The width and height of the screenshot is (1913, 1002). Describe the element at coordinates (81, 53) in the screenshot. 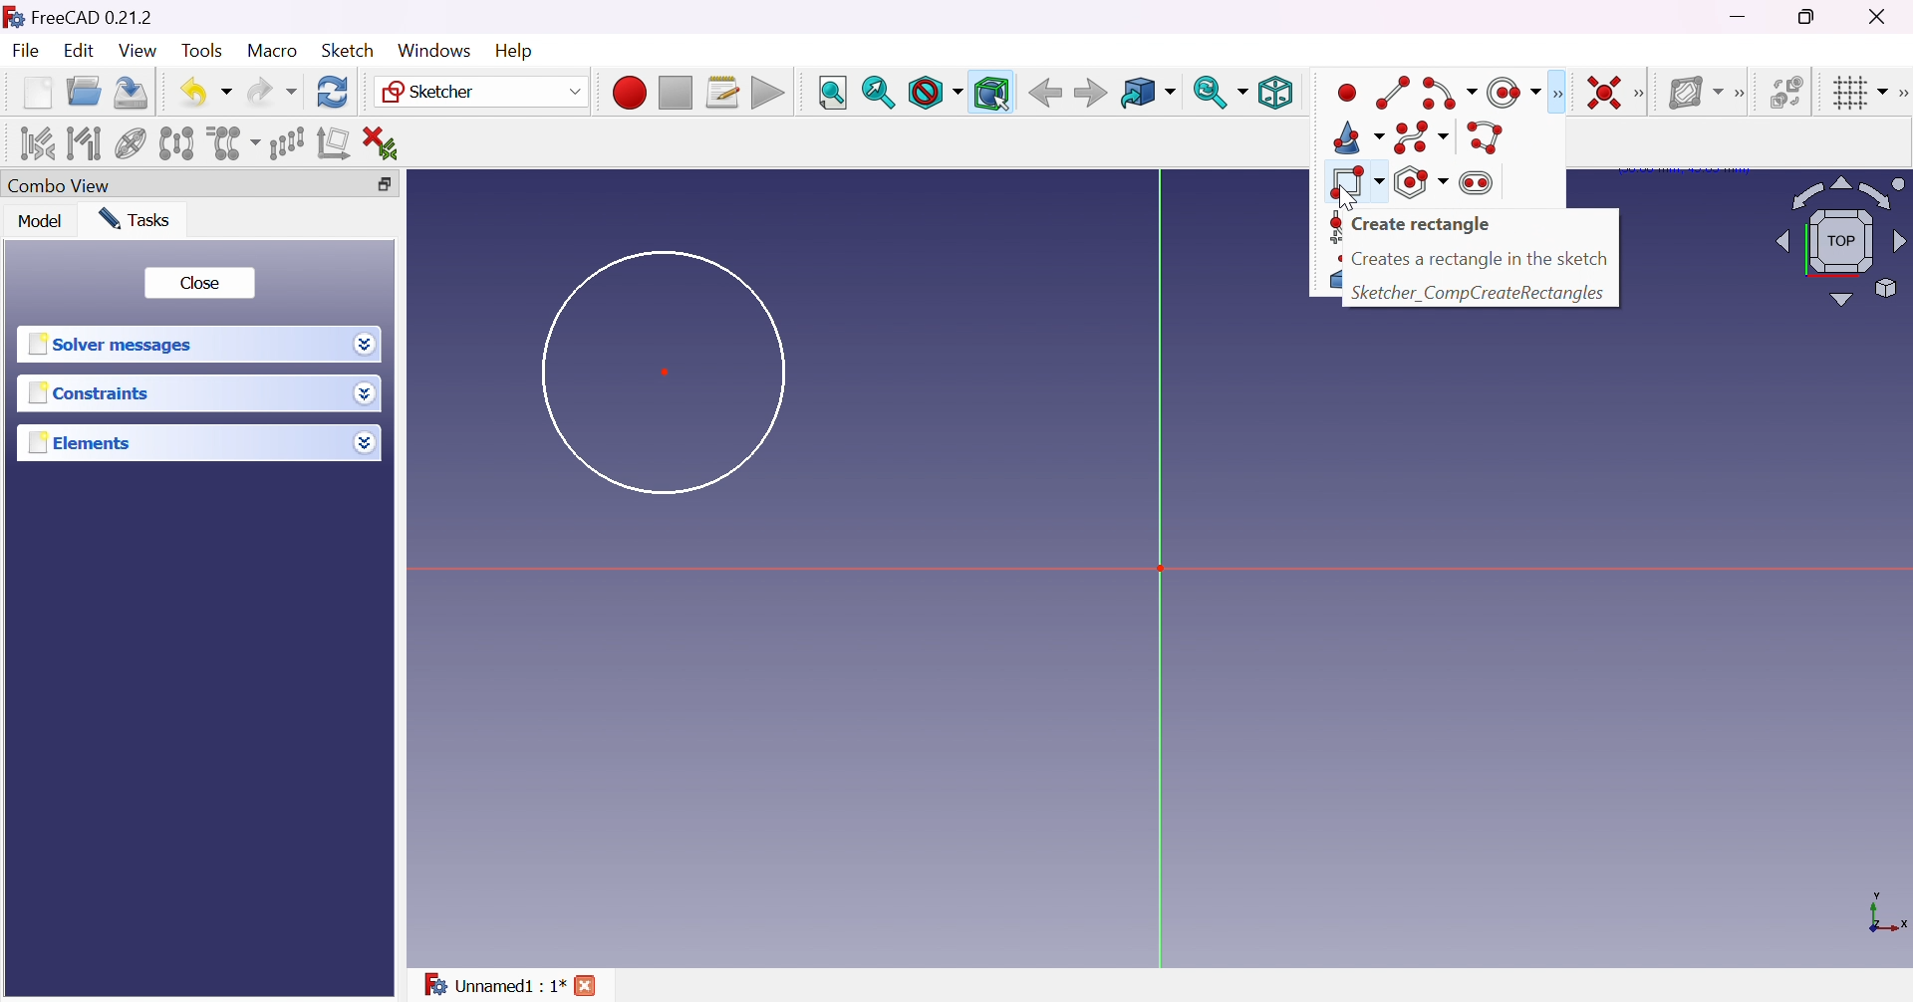

I see `Edit` at that location.